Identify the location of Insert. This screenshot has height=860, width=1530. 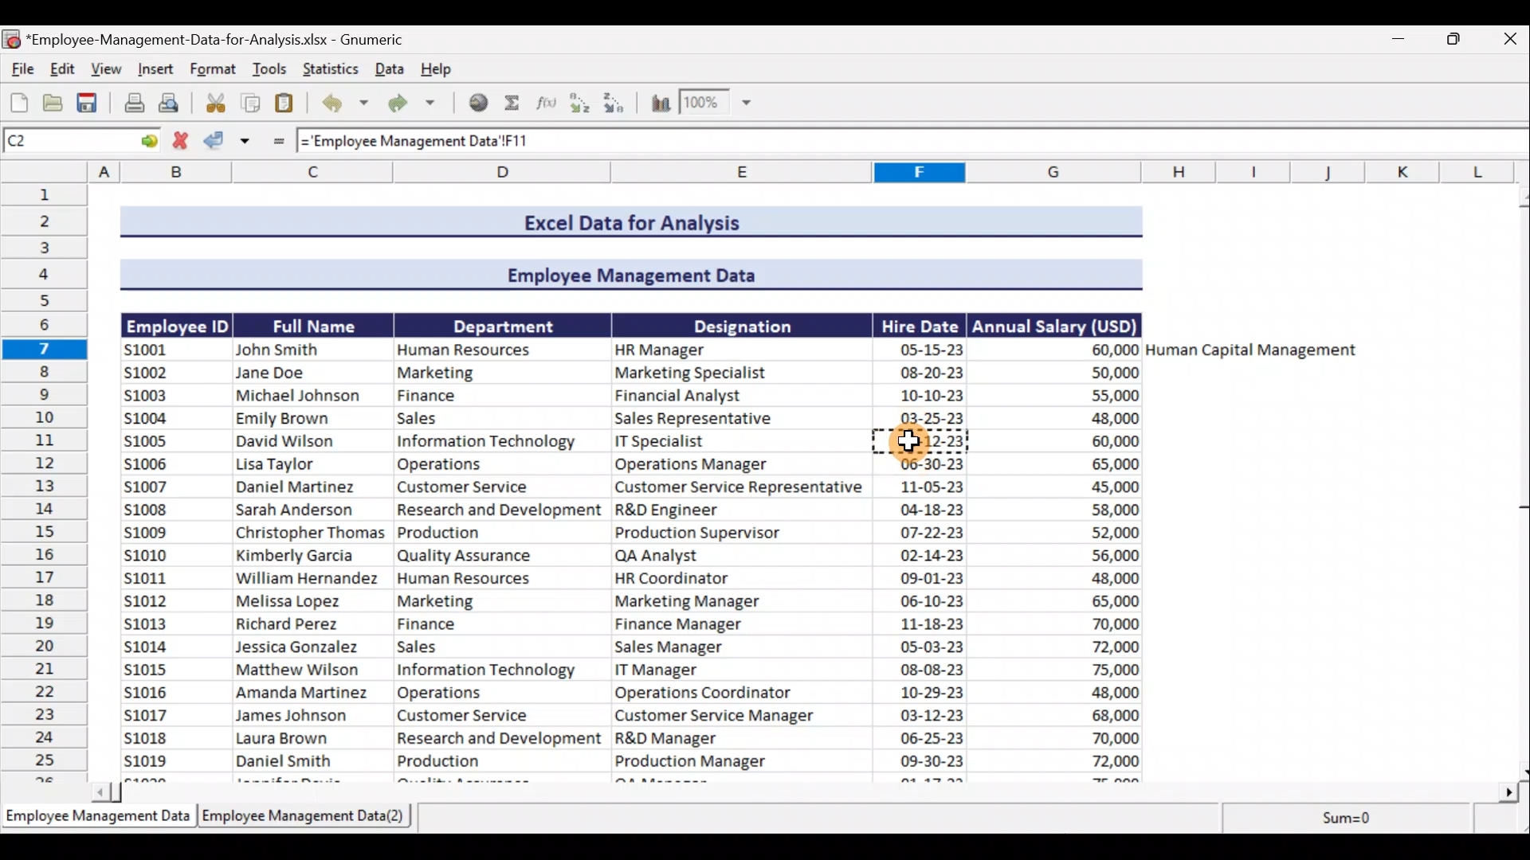
(156, 72).